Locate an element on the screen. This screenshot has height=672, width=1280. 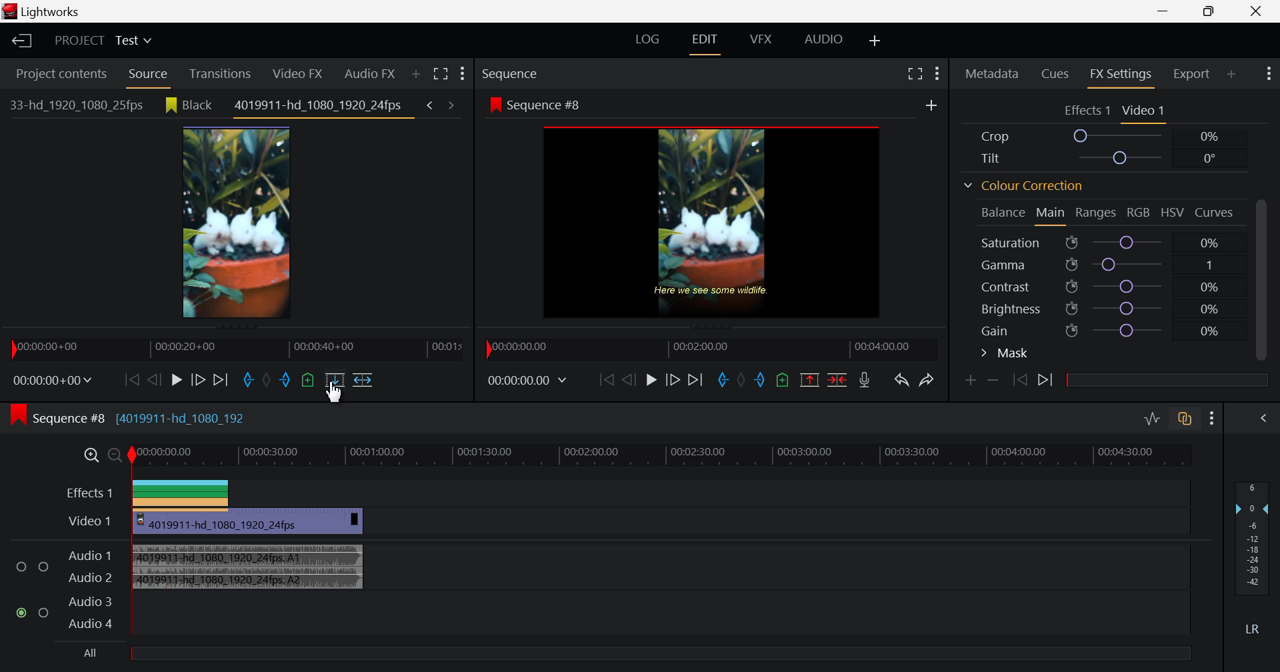
Project Timeline Navigator is located at coordinates (705, 347).